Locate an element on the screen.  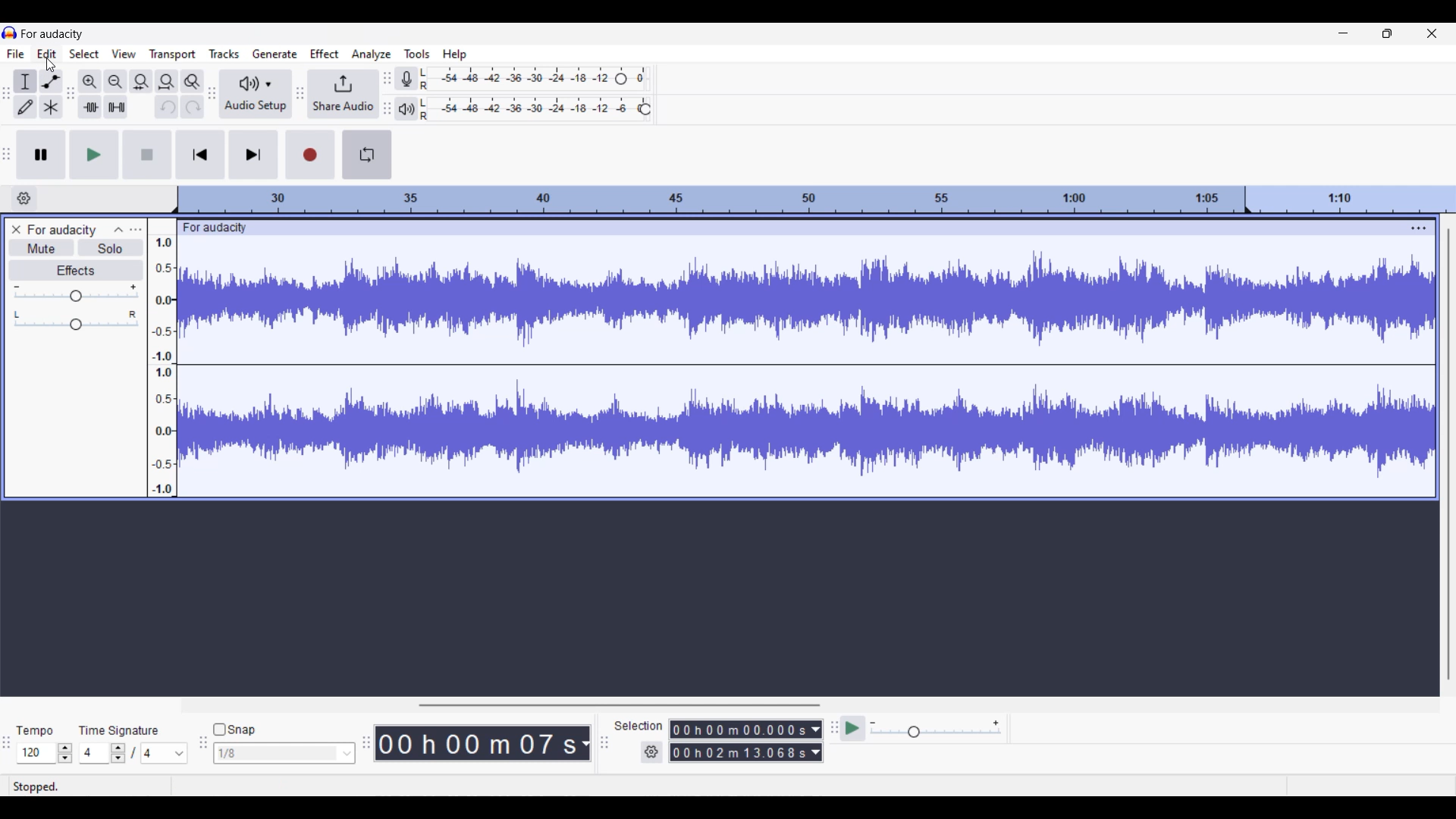
Duration is located at coordinates (739, 740).